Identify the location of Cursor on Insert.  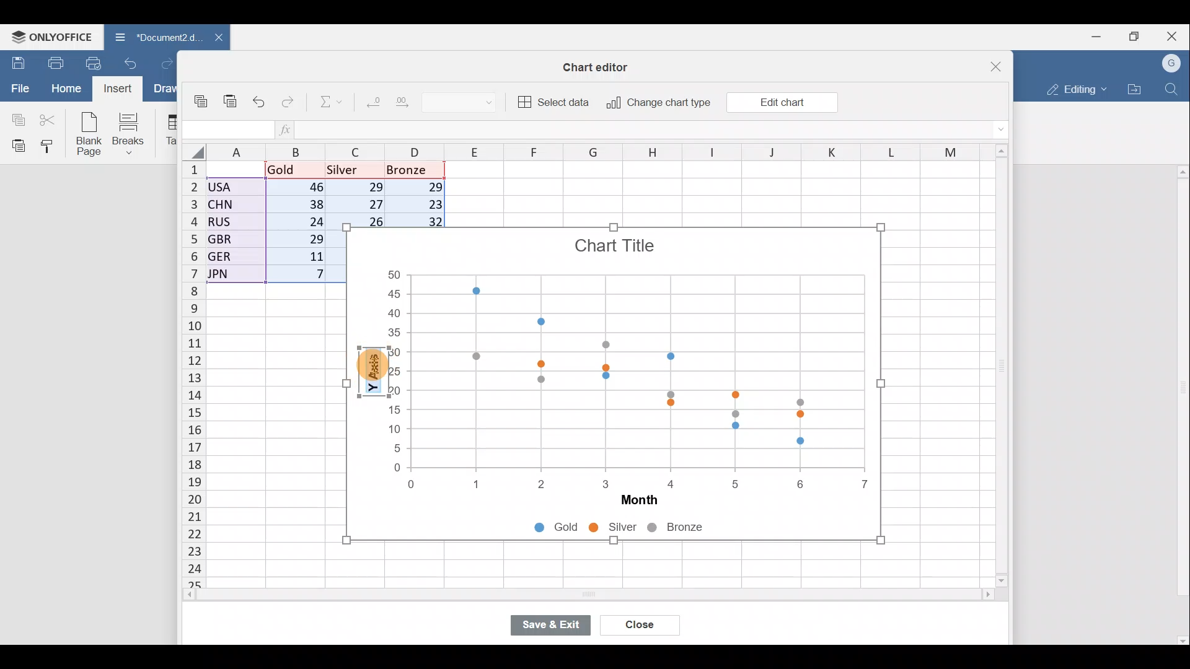
(118, 90).